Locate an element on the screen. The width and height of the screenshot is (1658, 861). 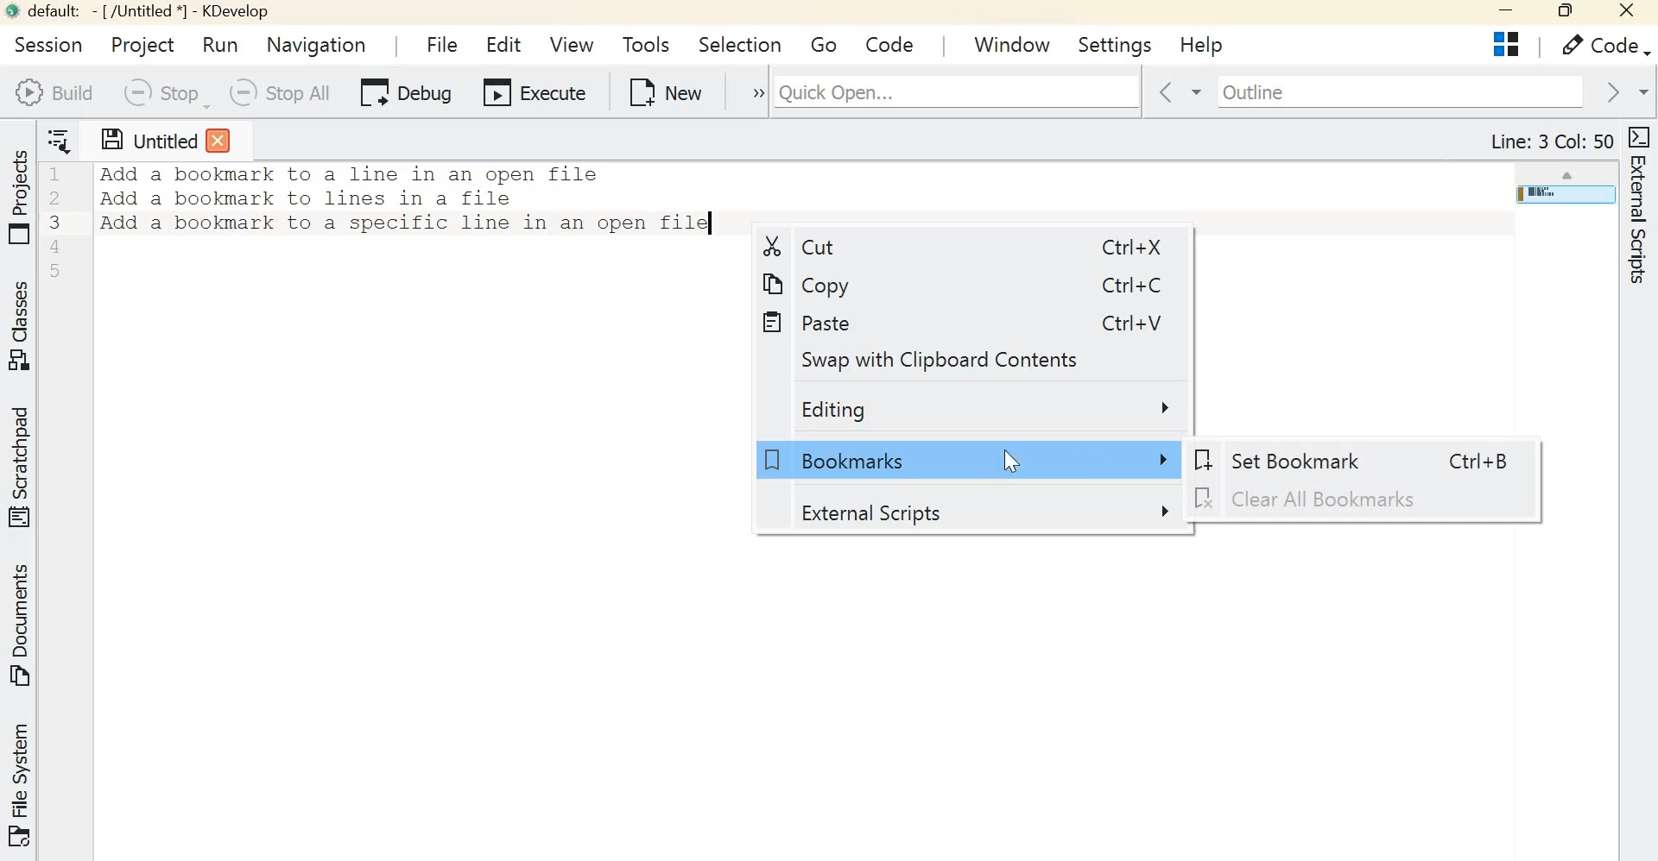
View is located at coordinates (571, 42).